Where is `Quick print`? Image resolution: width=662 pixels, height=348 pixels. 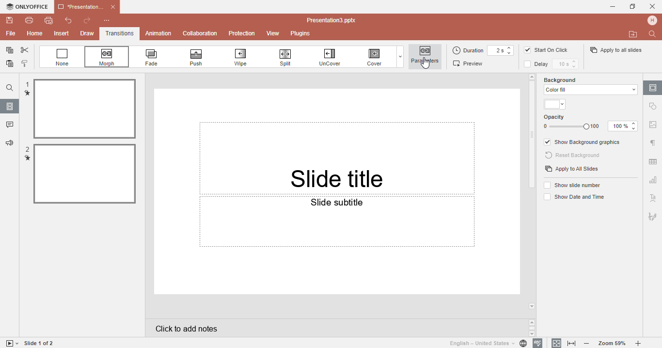
Quick print is located at coordinates (48, 22).